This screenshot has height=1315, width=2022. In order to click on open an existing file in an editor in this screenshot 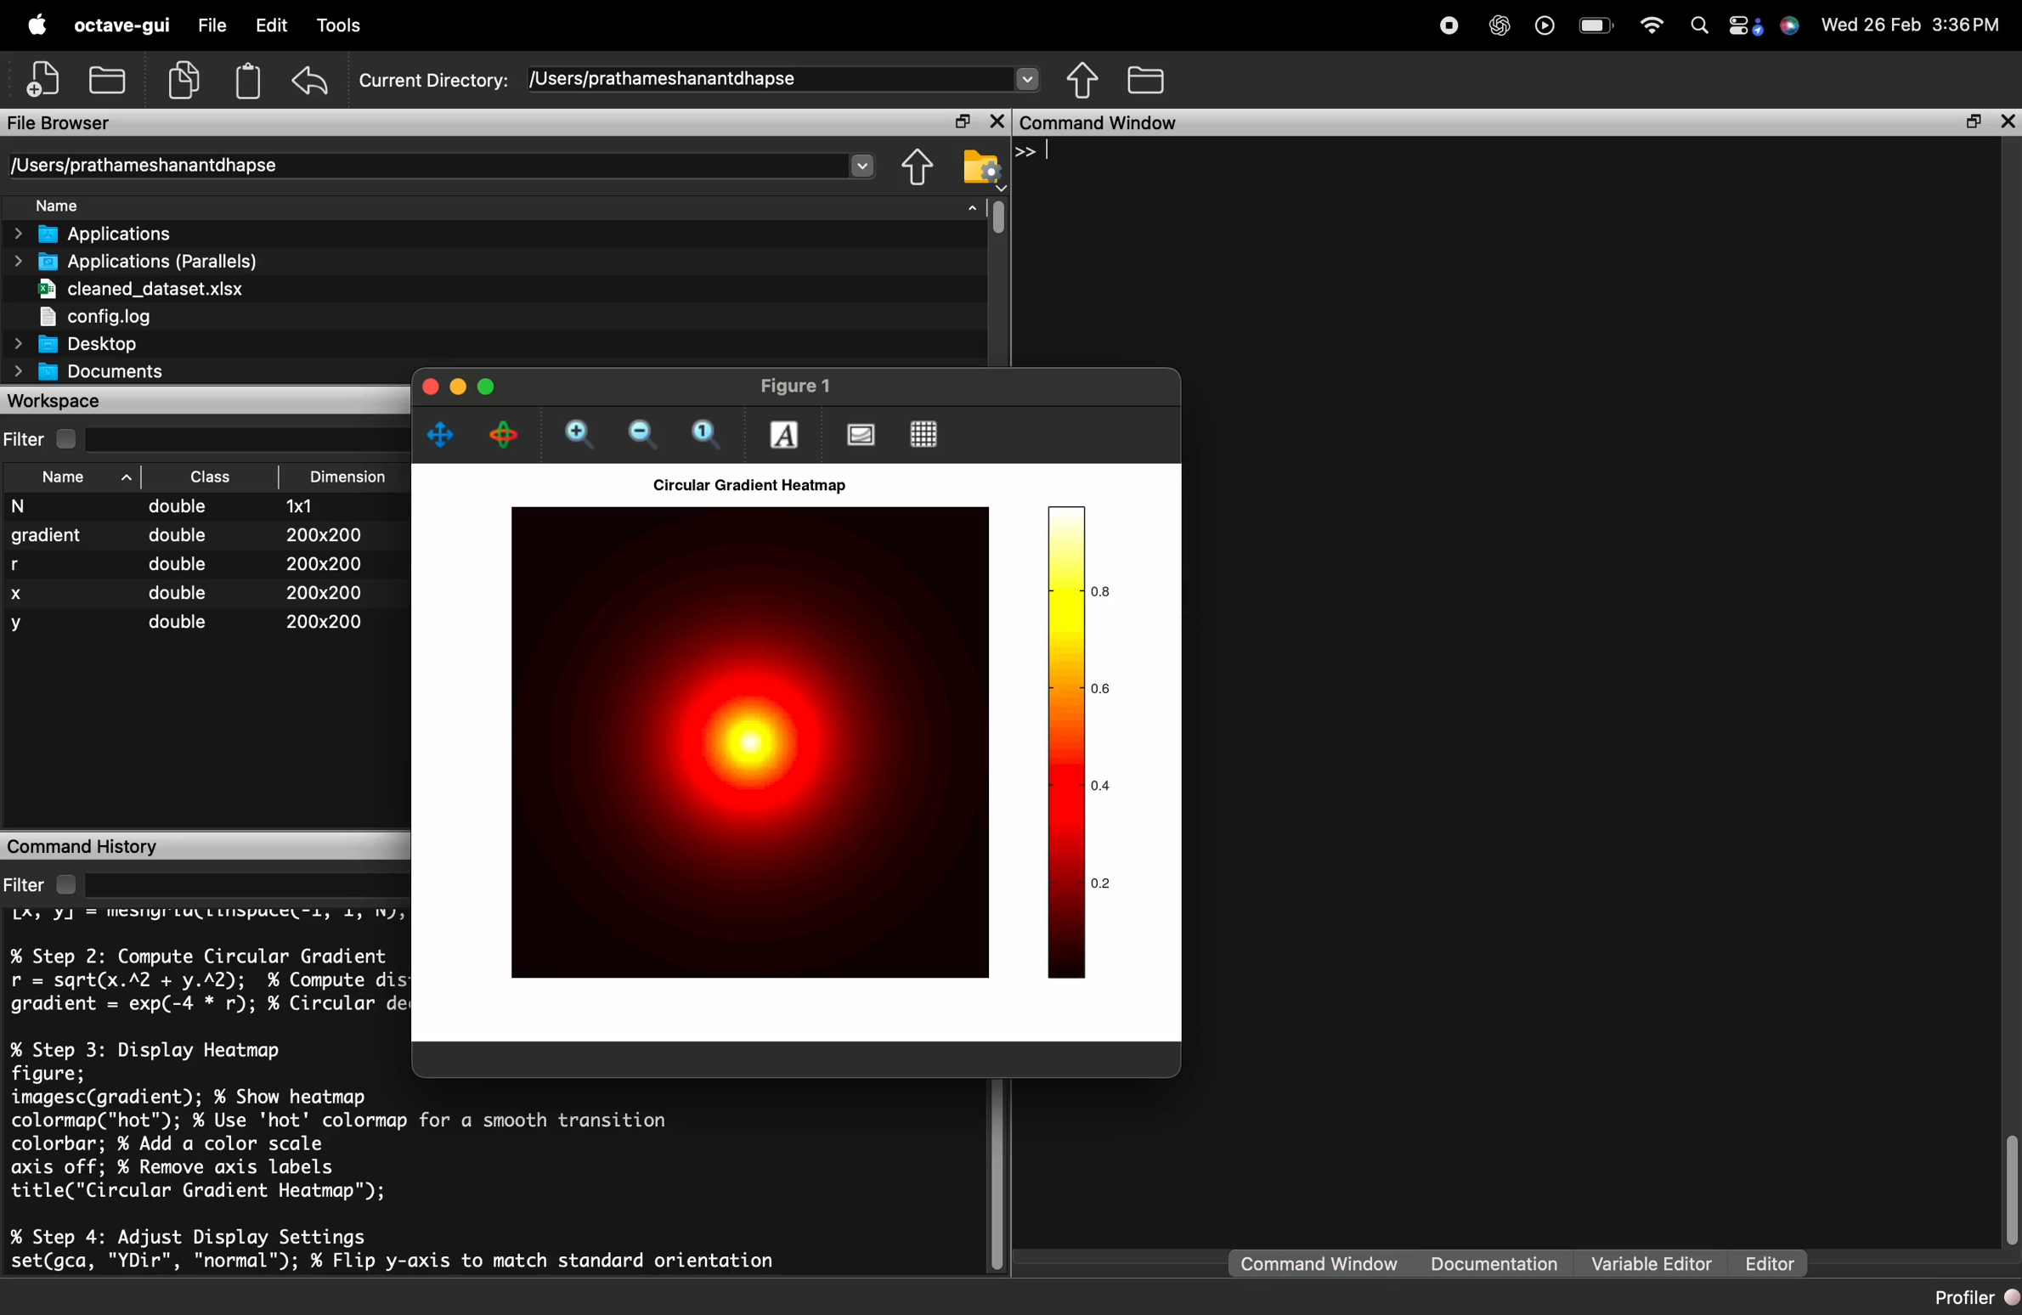, I will do `click(108, 80)`.